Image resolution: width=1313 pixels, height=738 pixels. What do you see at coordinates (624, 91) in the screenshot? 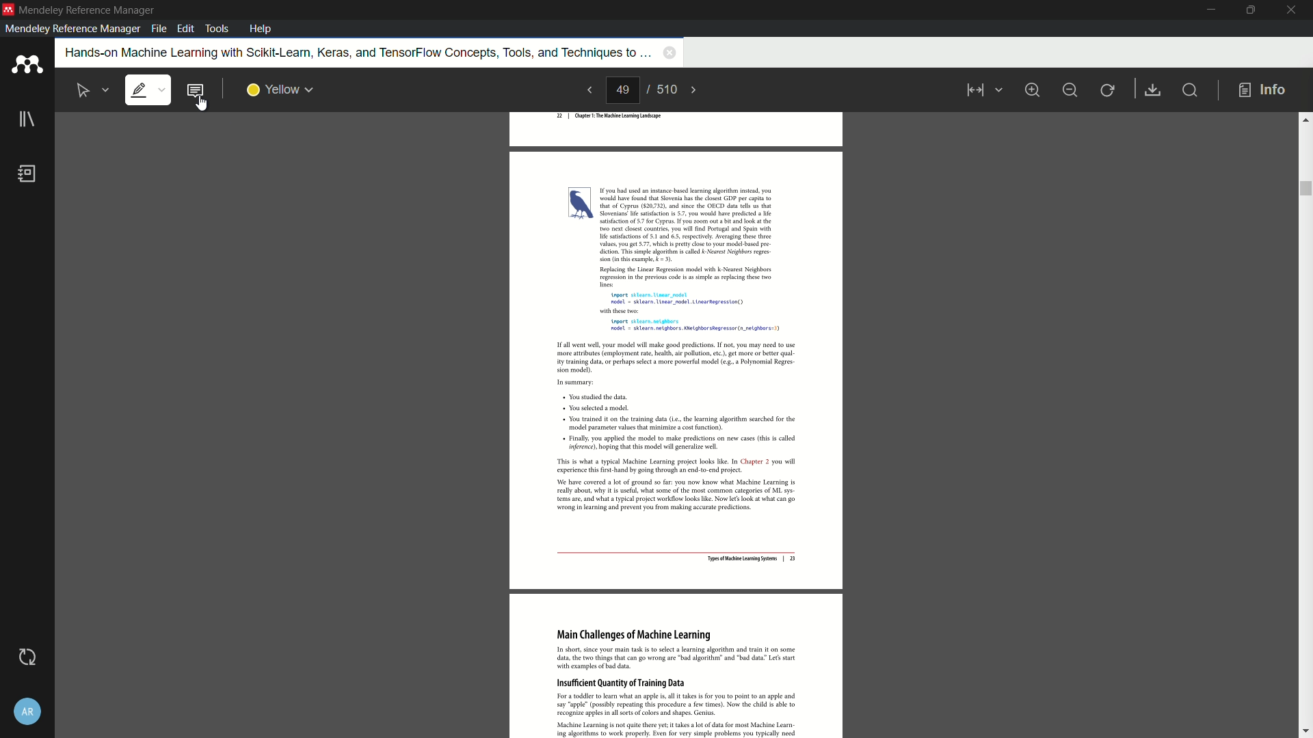
I see `current page` at bounding box center [624, 91].